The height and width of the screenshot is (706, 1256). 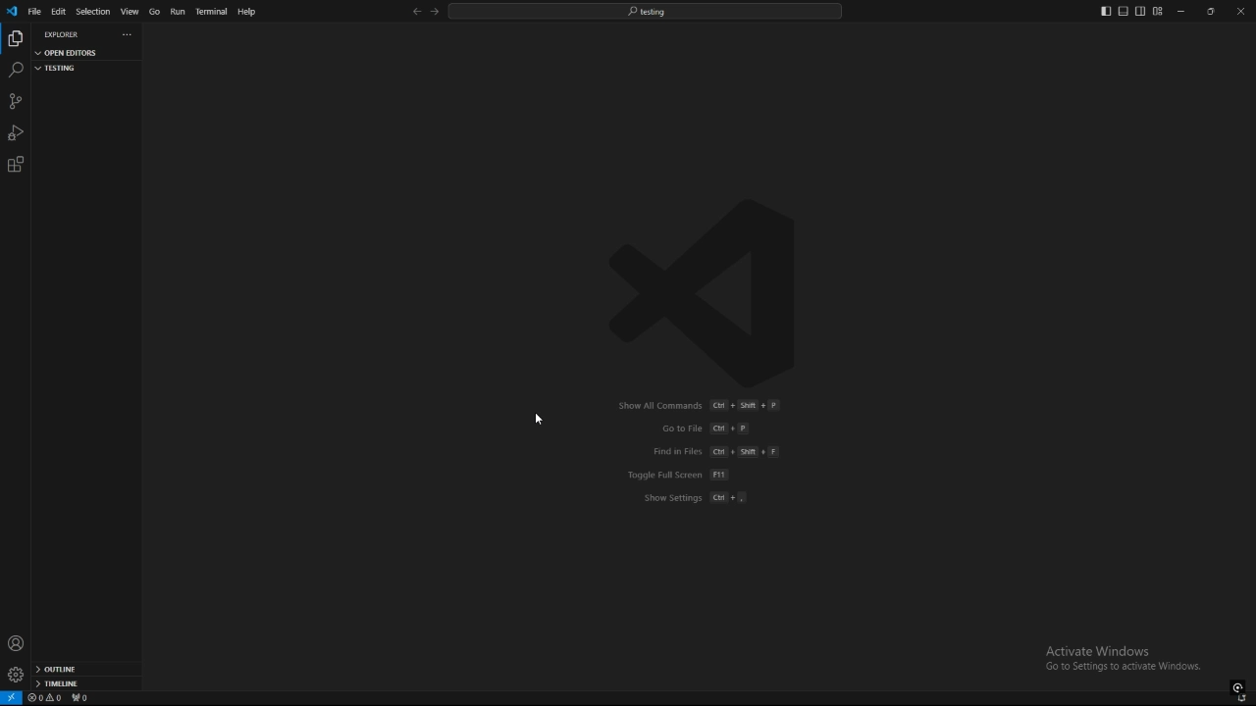 I want to click on explorer, so click(x=63, y=34).